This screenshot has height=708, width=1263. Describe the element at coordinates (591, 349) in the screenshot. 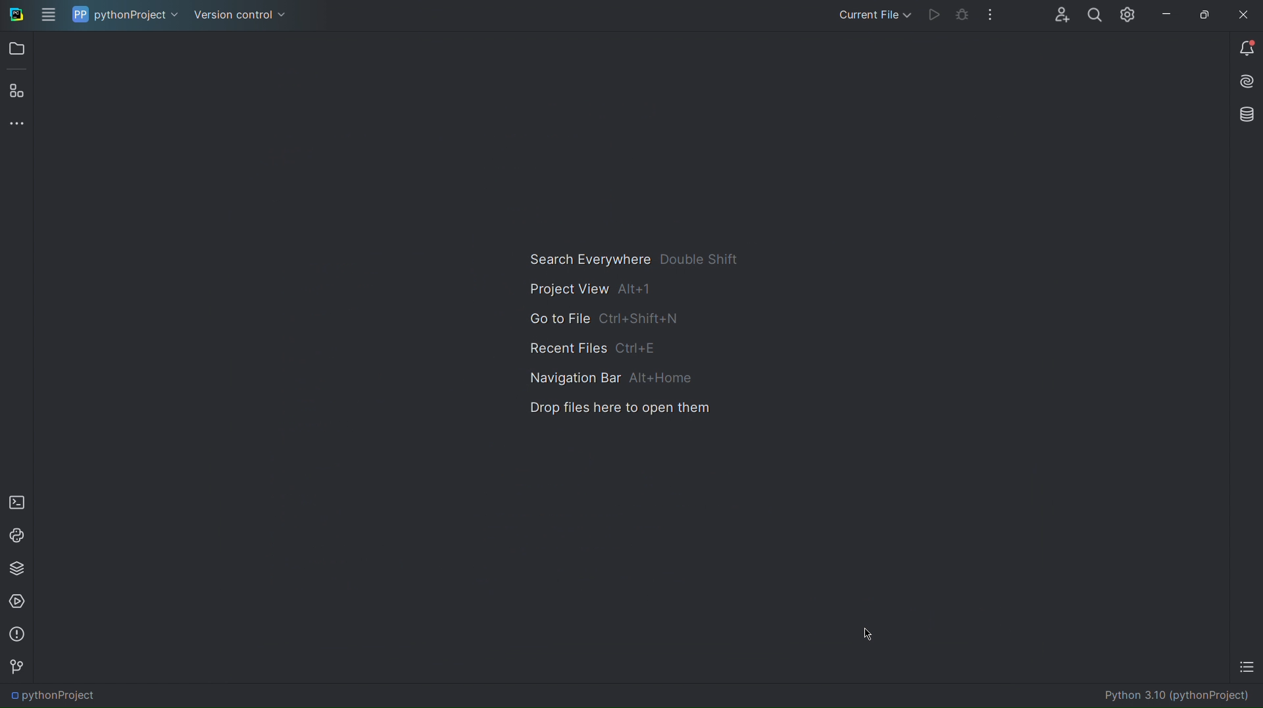

I see `Recent Files` at that location.